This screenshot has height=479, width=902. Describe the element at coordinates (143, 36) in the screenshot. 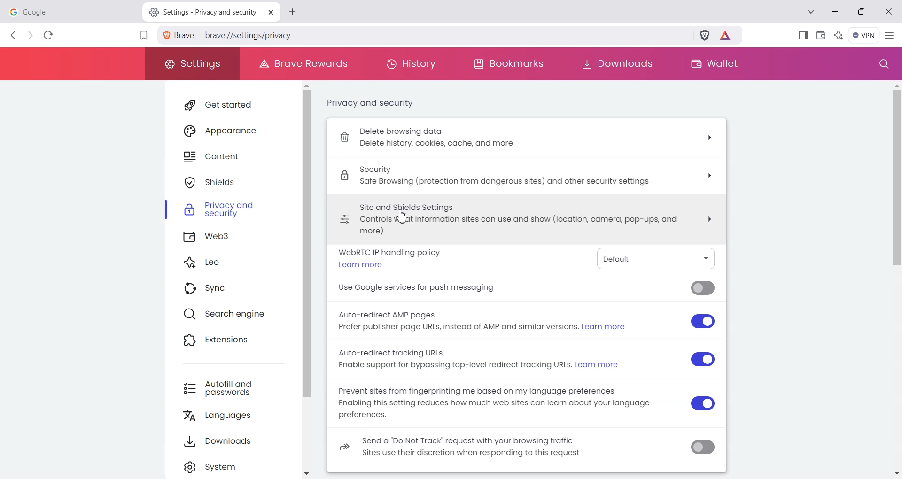

I see `Bookmark` at that location.